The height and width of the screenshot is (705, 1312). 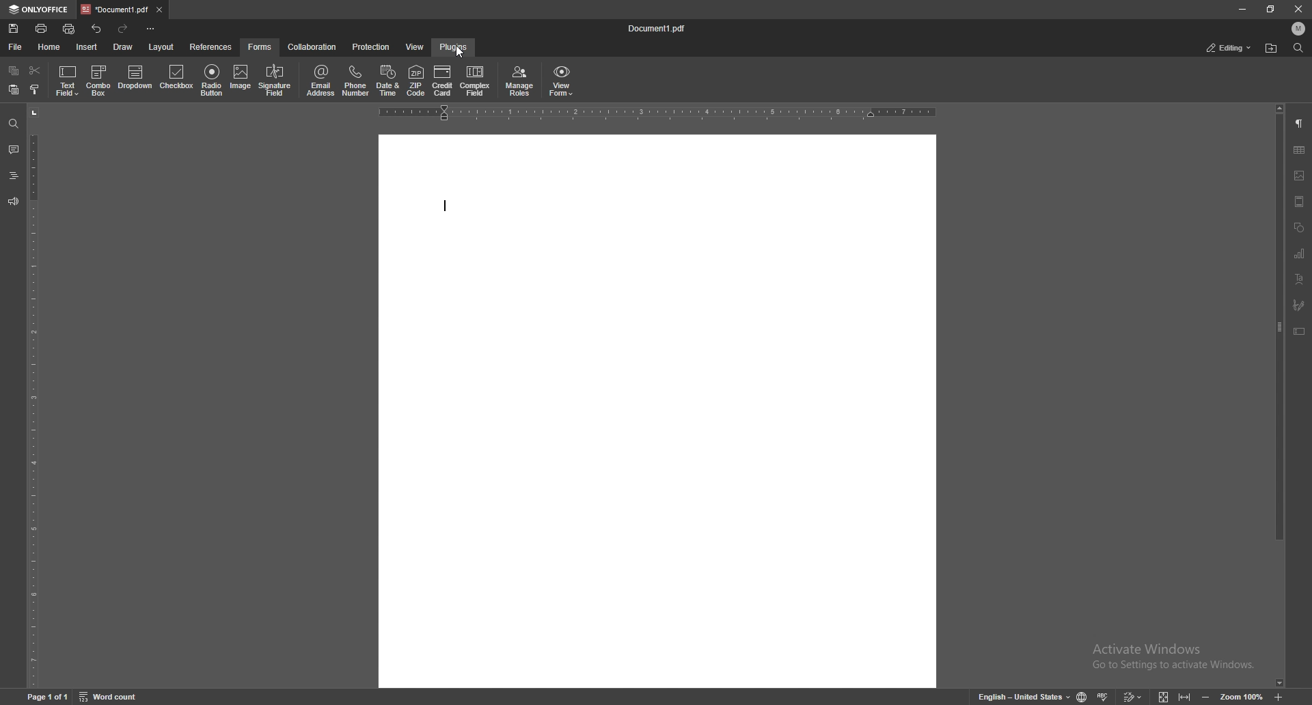 What do you see at coordinates (1134, 697) in the screenshot?
I see `track changes` at bounding box center [1134, 697].